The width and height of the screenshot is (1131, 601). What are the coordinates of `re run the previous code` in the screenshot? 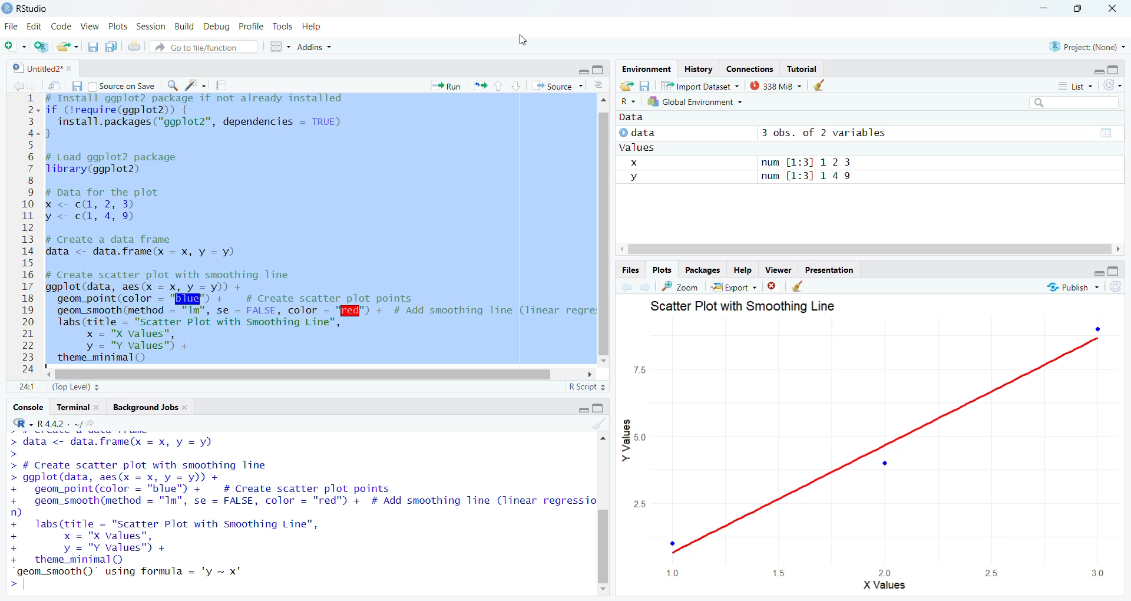 It's located at (478, 85).